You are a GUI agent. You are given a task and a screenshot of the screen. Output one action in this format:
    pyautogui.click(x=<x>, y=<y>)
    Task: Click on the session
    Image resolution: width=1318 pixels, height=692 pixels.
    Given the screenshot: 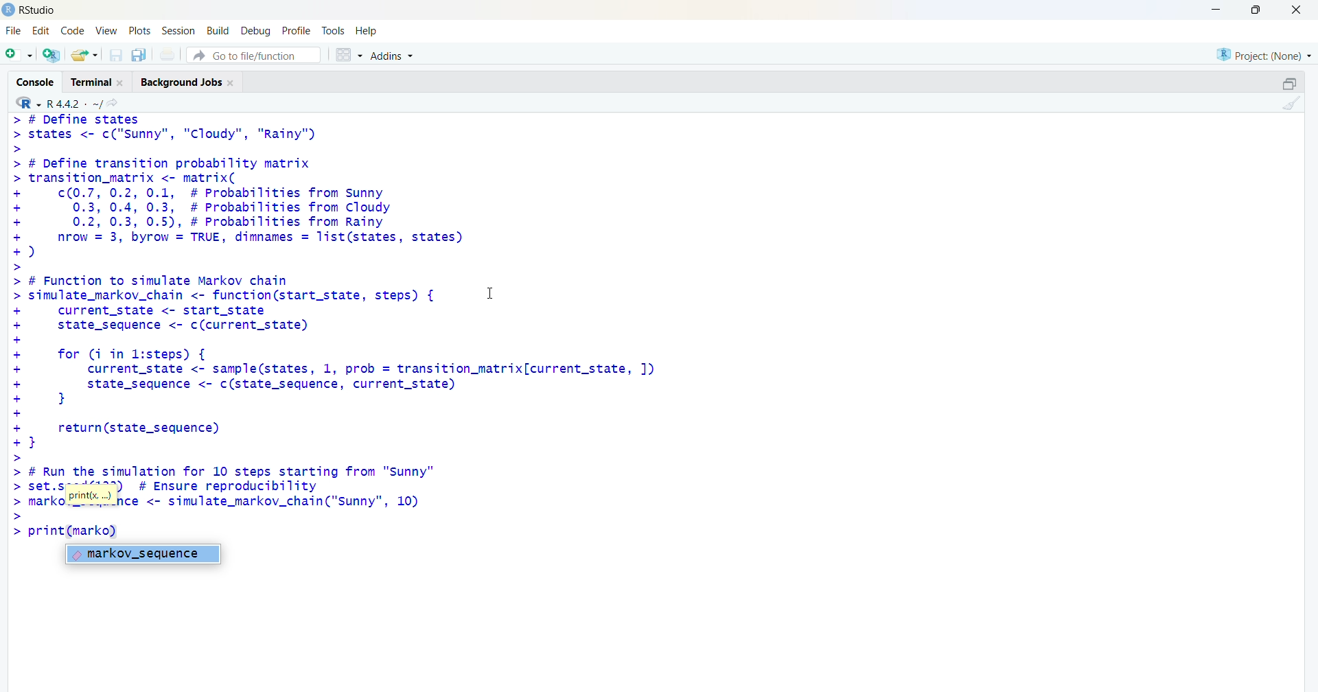 What is the action you would take?
    pyautogui.click(x=179, y=30)
    